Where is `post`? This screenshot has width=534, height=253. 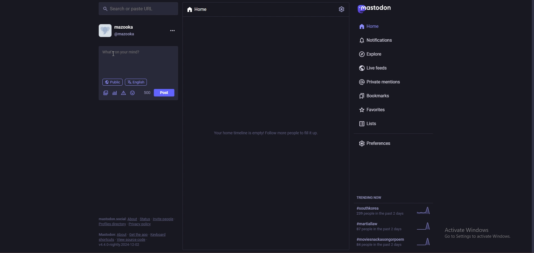 post is located at coordinates (164, 93).